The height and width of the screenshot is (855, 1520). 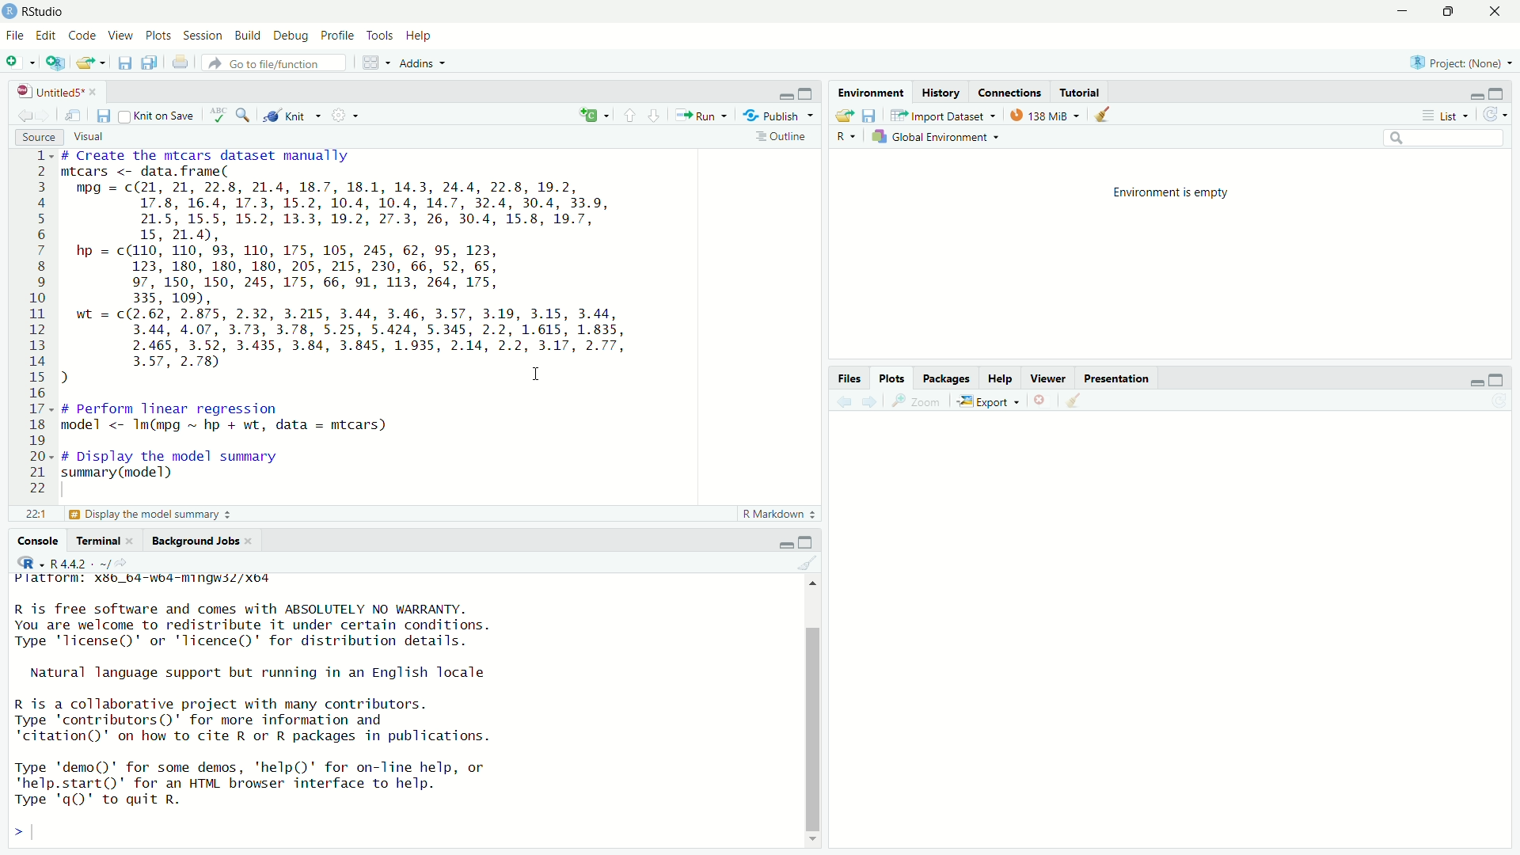 What do you see at coordinates (989, 402) in the screenshot?
I see `export` at bounding box center [989, 402].